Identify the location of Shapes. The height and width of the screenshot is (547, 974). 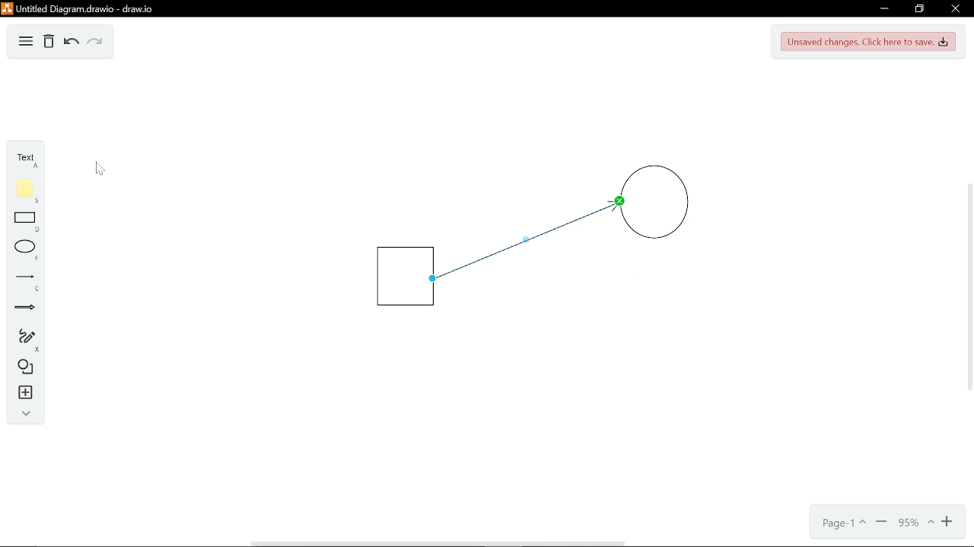
(20, 367).